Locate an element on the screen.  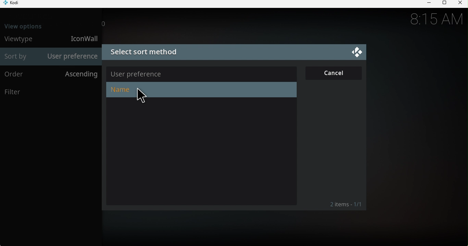
Order is located at coordinates (19, 75).